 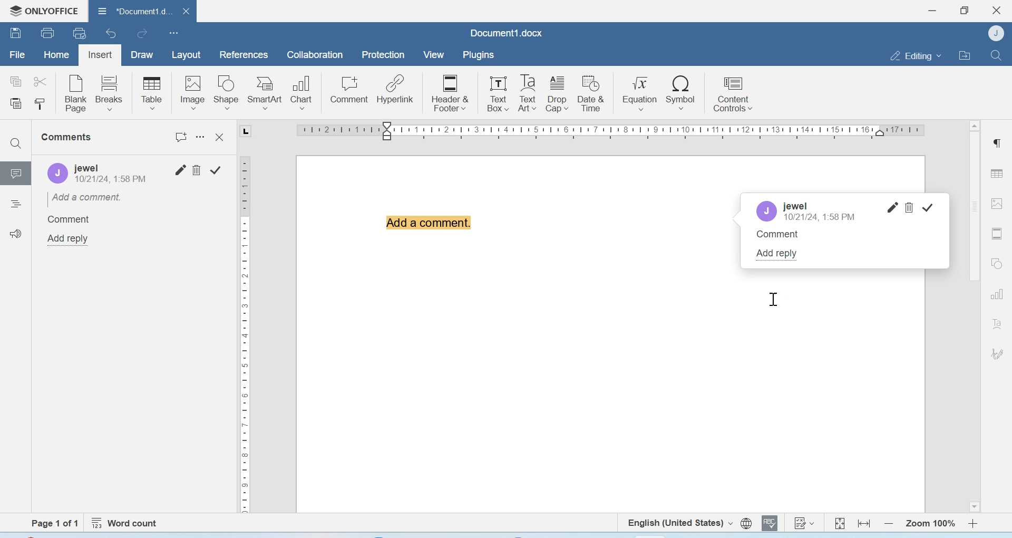 I want to click on Text, so click(x=997, y=323).